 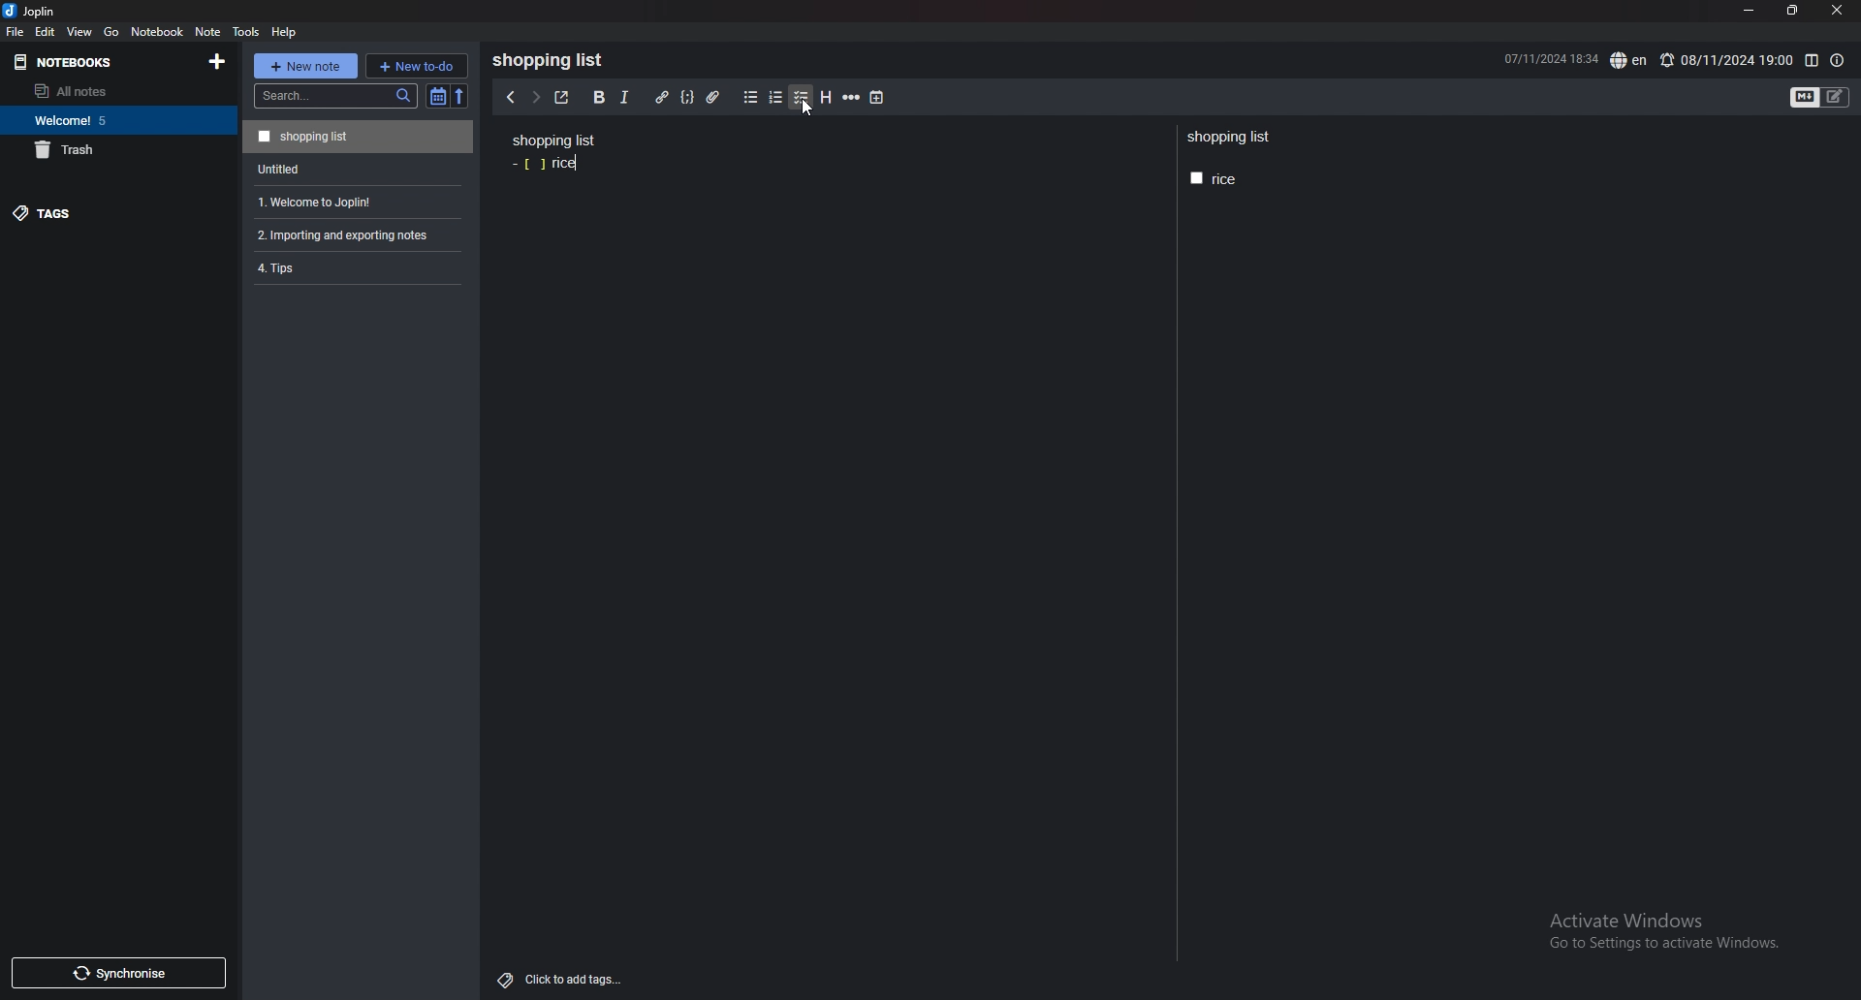 I want to click on go, so click(x=112, y=33).